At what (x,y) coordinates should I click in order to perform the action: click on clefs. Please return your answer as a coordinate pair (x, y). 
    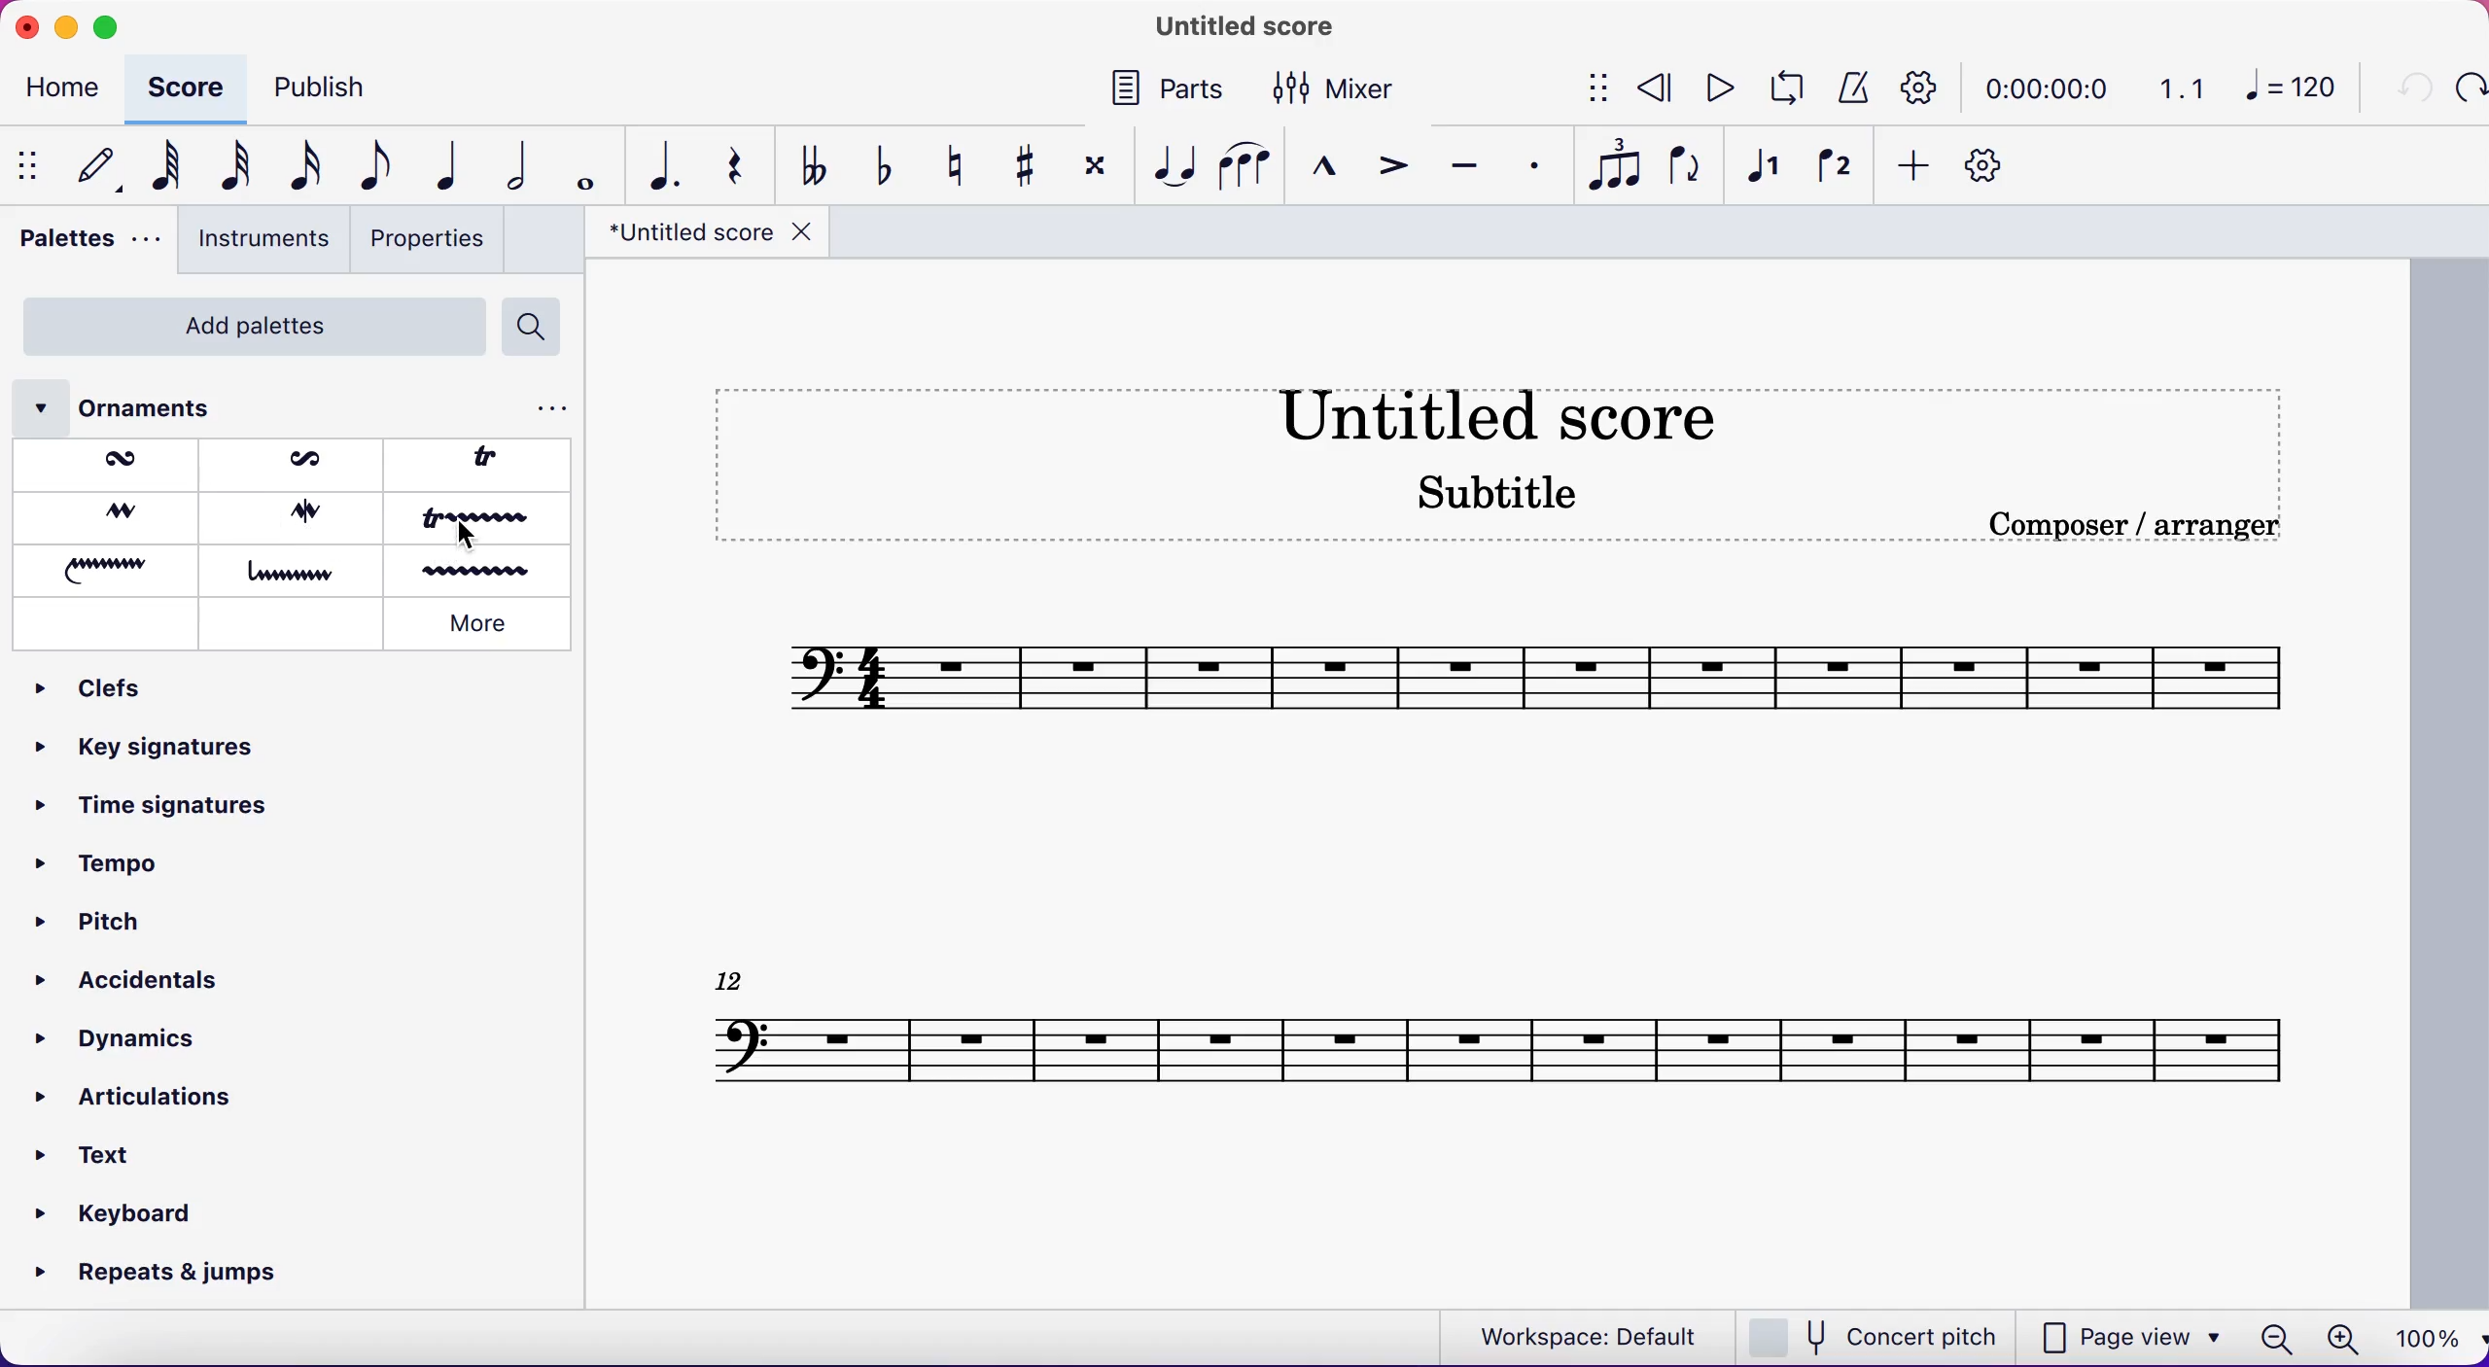
    Looking at the image, I should click on (111, 690).